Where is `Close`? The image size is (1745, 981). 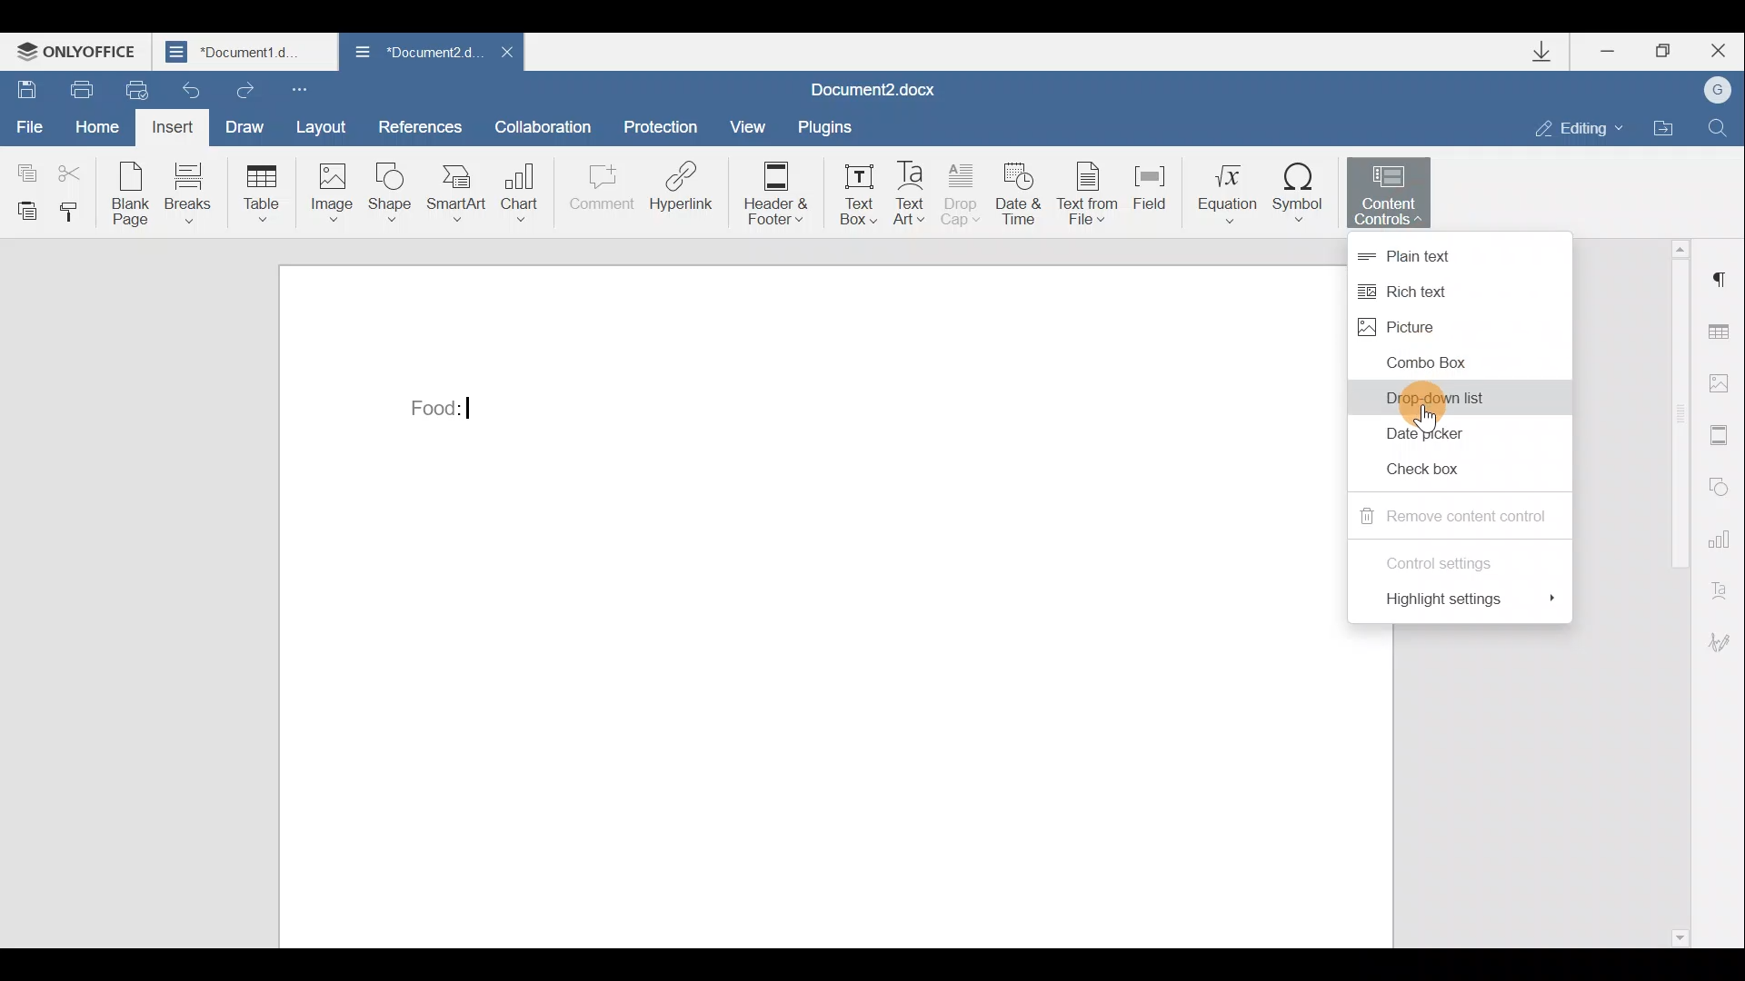 Close is located at coordinates (505, 57).